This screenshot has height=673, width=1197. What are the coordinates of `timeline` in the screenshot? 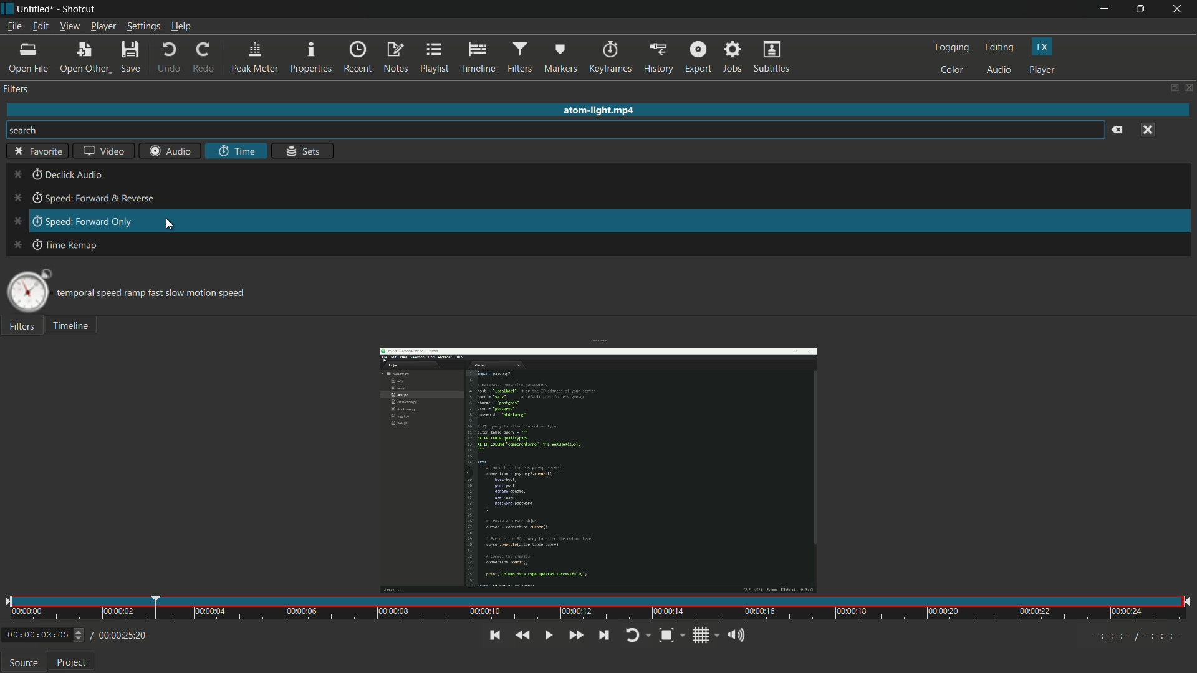 It's located at (478, 59).